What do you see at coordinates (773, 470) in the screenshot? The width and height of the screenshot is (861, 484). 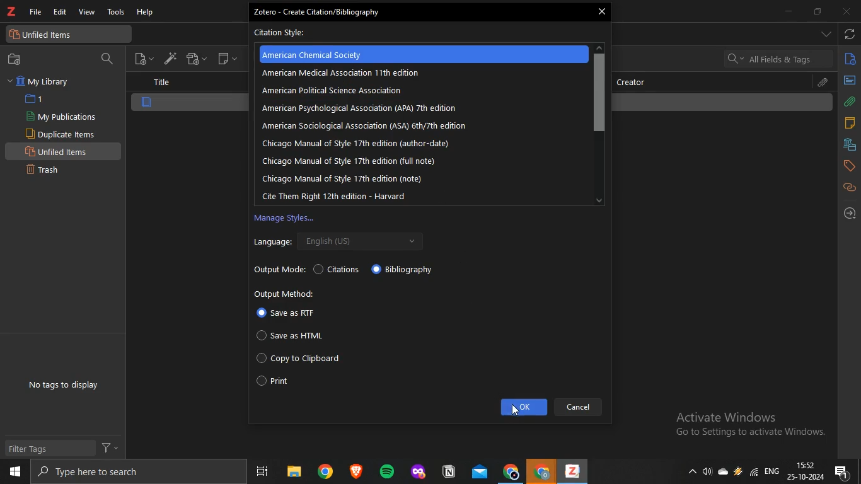 I see `eng` at bounding box center [773, 470].